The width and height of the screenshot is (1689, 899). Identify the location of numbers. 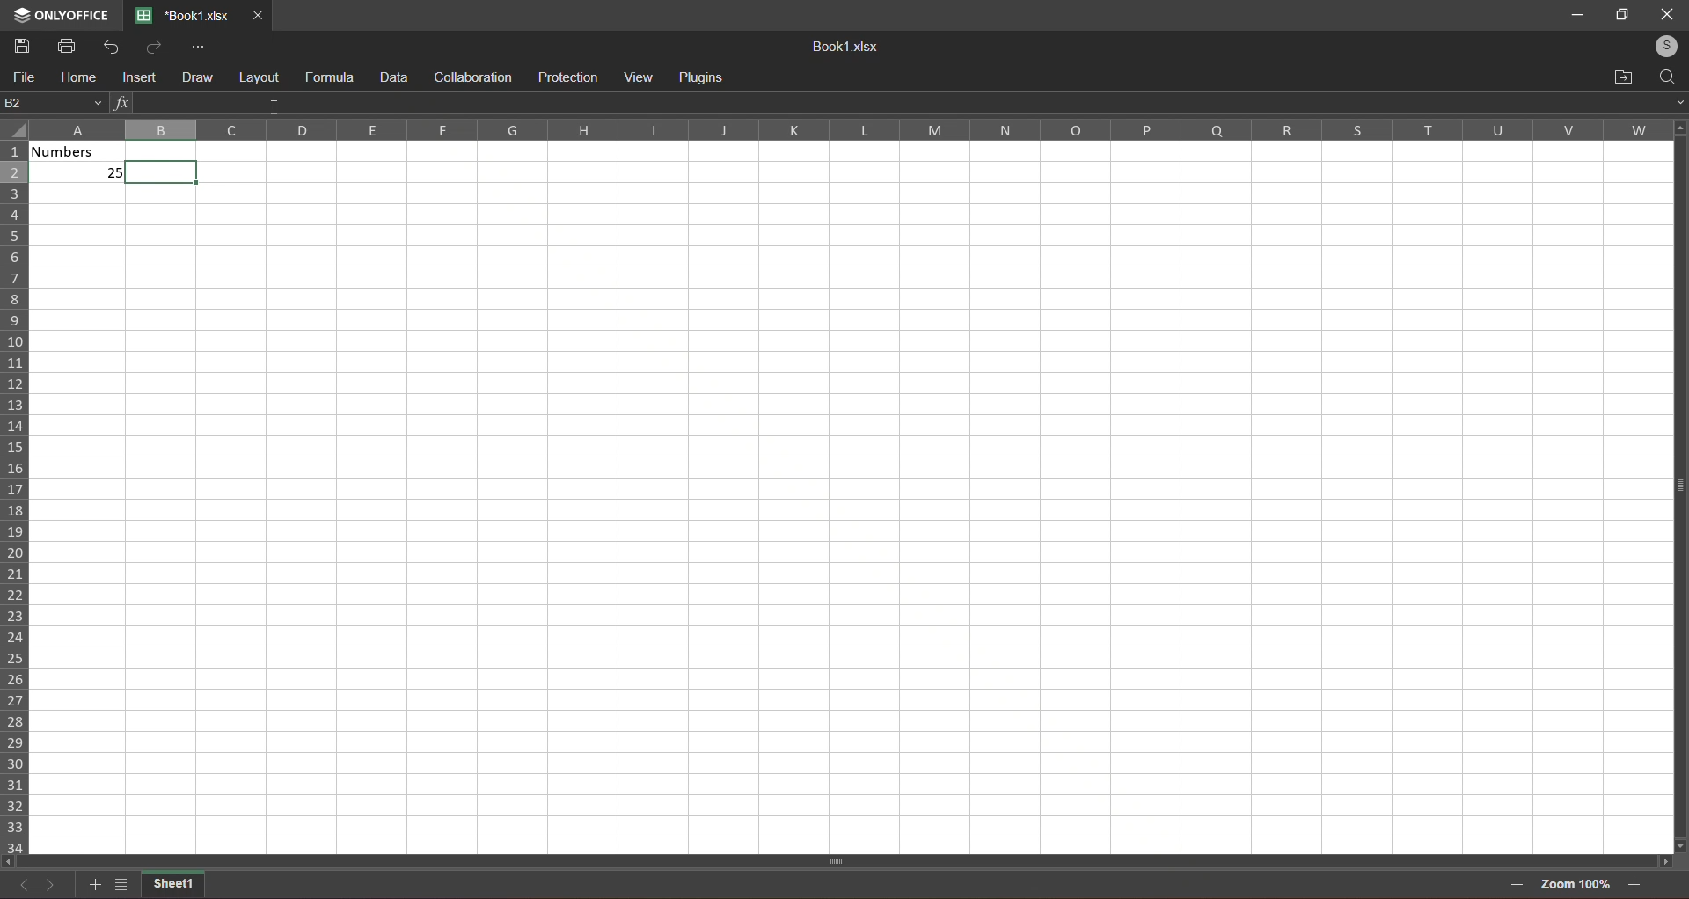
(83, 166).